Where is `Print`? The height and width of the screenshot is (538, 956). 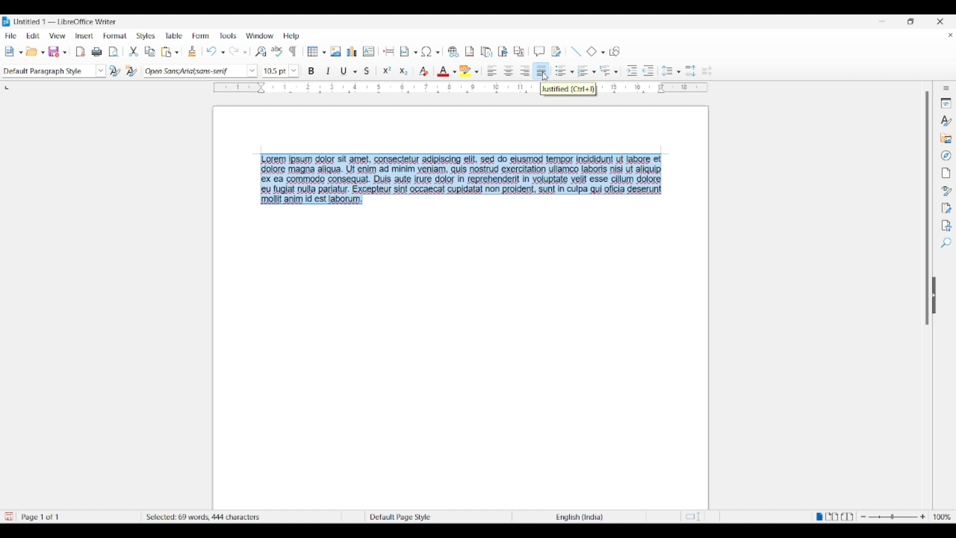
Print is located at coordinates (97, 52).